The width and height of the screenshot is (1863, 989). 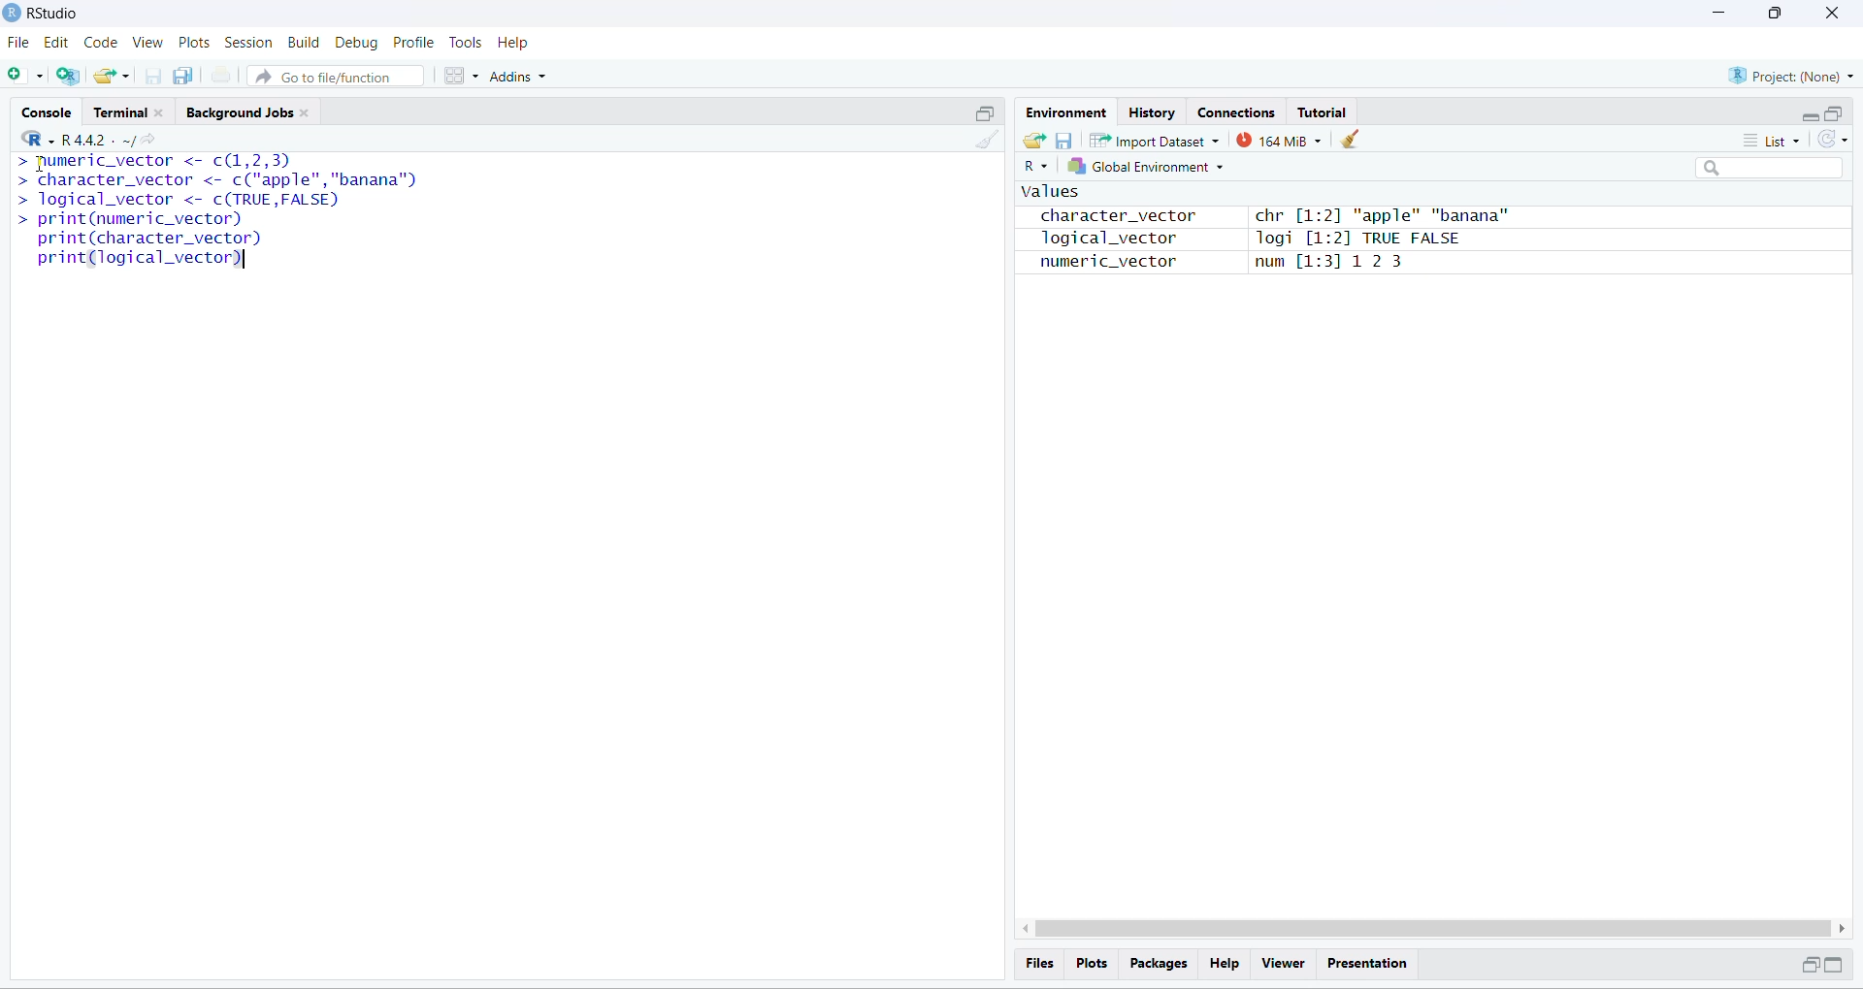 I want to click on minimize, so click(x=1807, y=965).